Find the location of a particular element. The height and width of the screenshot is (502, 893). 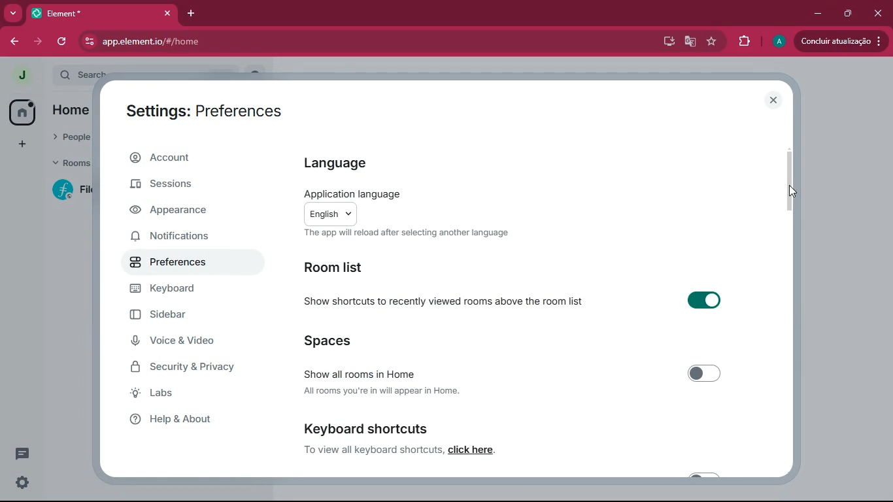

Show all rooms in Home
All rooms you're in will appear in Home. is located at coordinates (509, 379).